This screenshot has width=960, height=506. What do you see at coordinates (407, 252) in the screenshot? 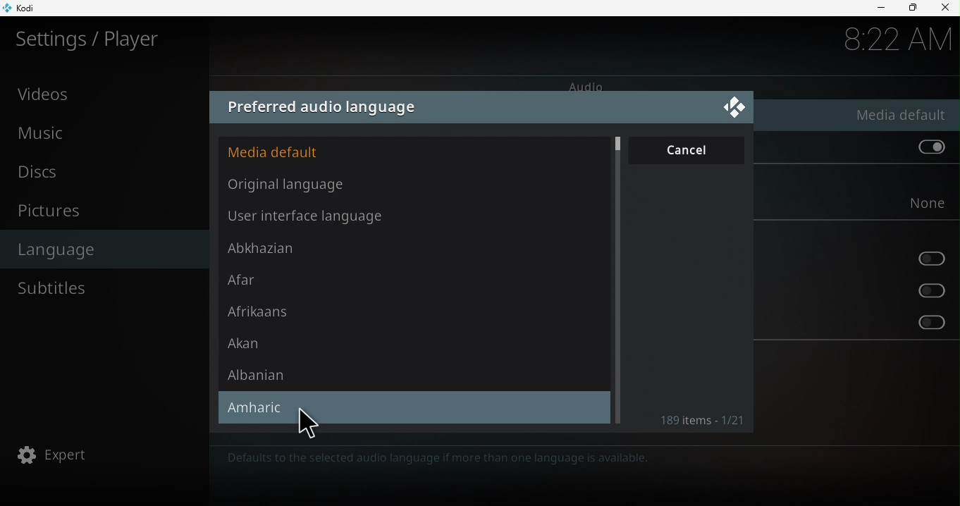
I see `Abkhazian` at bounding box center [407, 252].